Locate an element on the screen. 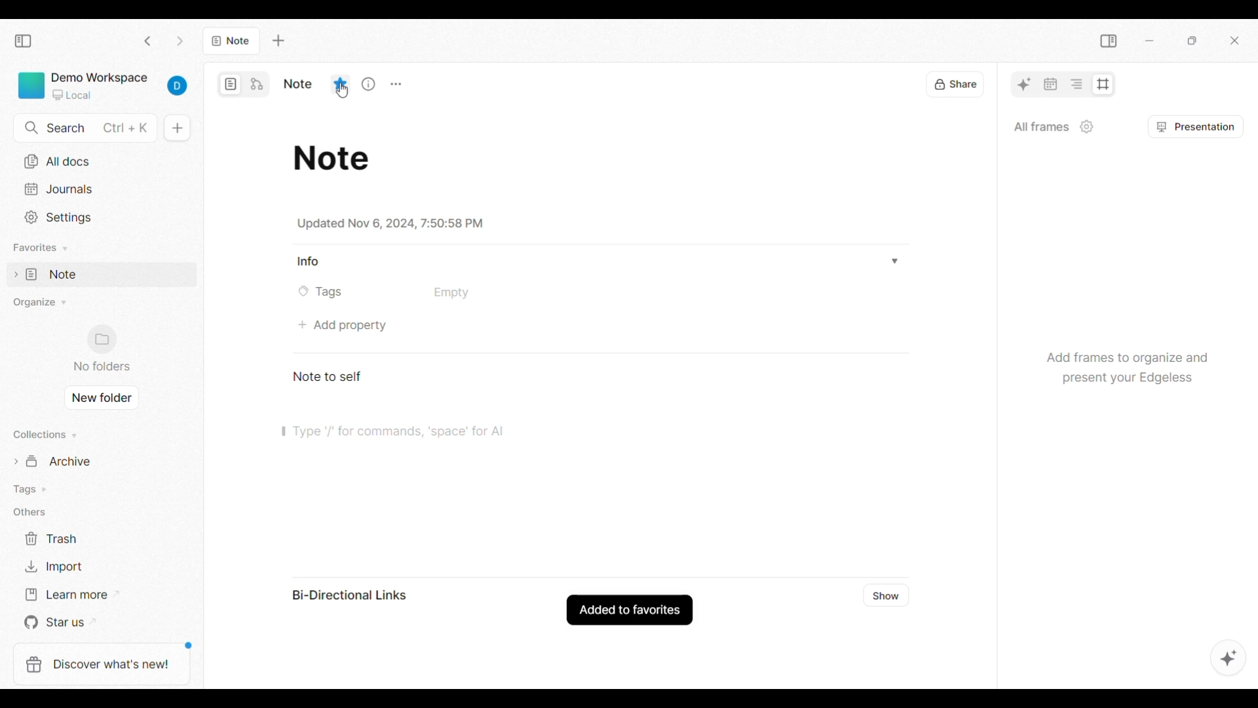  Info is located at coordinates (311, 262).